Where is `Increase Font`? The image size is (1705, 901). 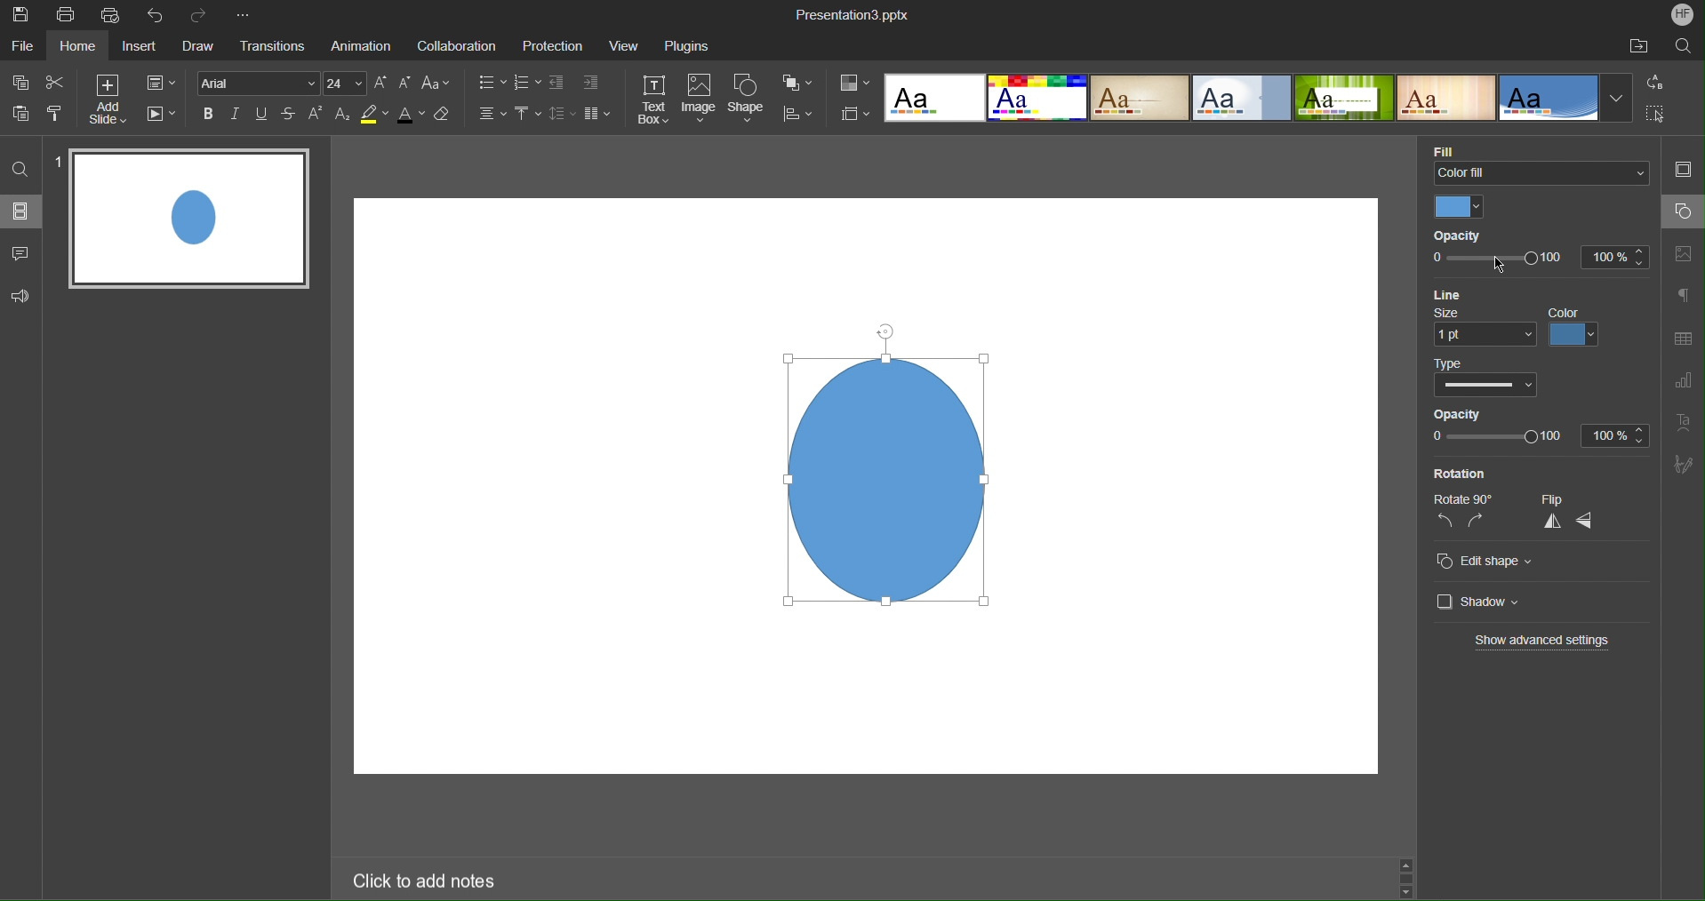 Increase Font is located at coordinates (382, 84).